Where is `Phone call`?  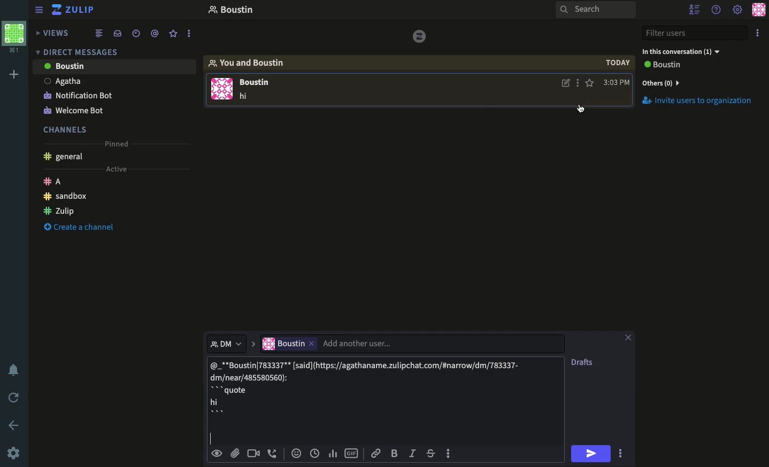 Phone call is located at coordinates (275, 454).